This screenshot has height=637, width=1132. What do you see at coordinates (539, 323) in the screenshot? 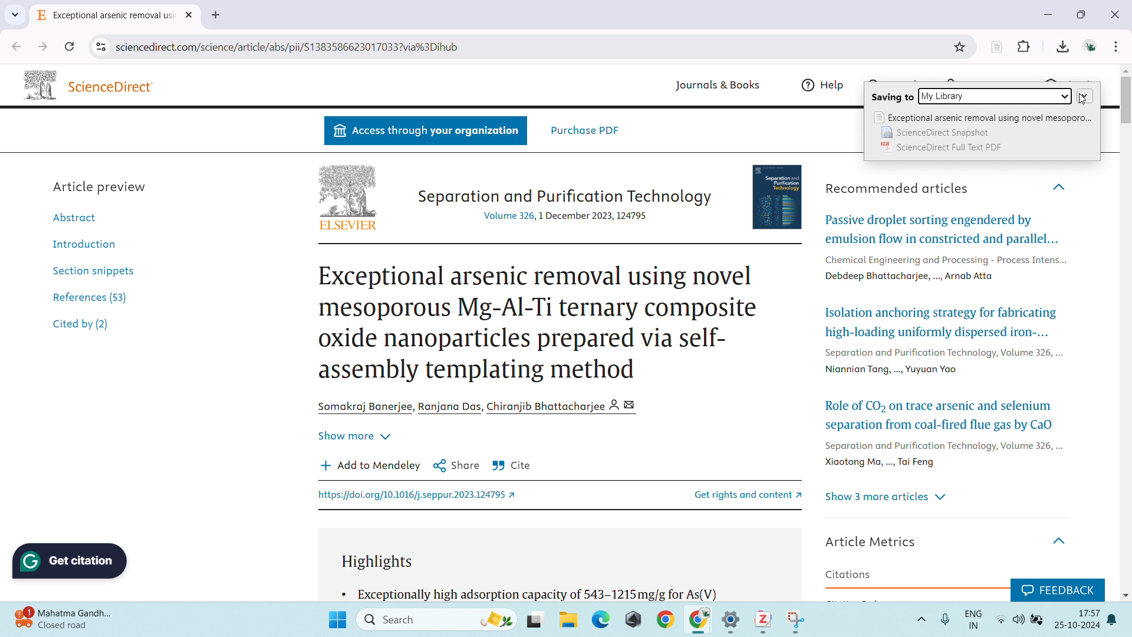
I see `Exceptional arsenic removal using novel mesoporous Mg-Al-Ti ternary composite oxide nanoparticles prepared via self-assembly templating method` at bounding box center [539, 323].